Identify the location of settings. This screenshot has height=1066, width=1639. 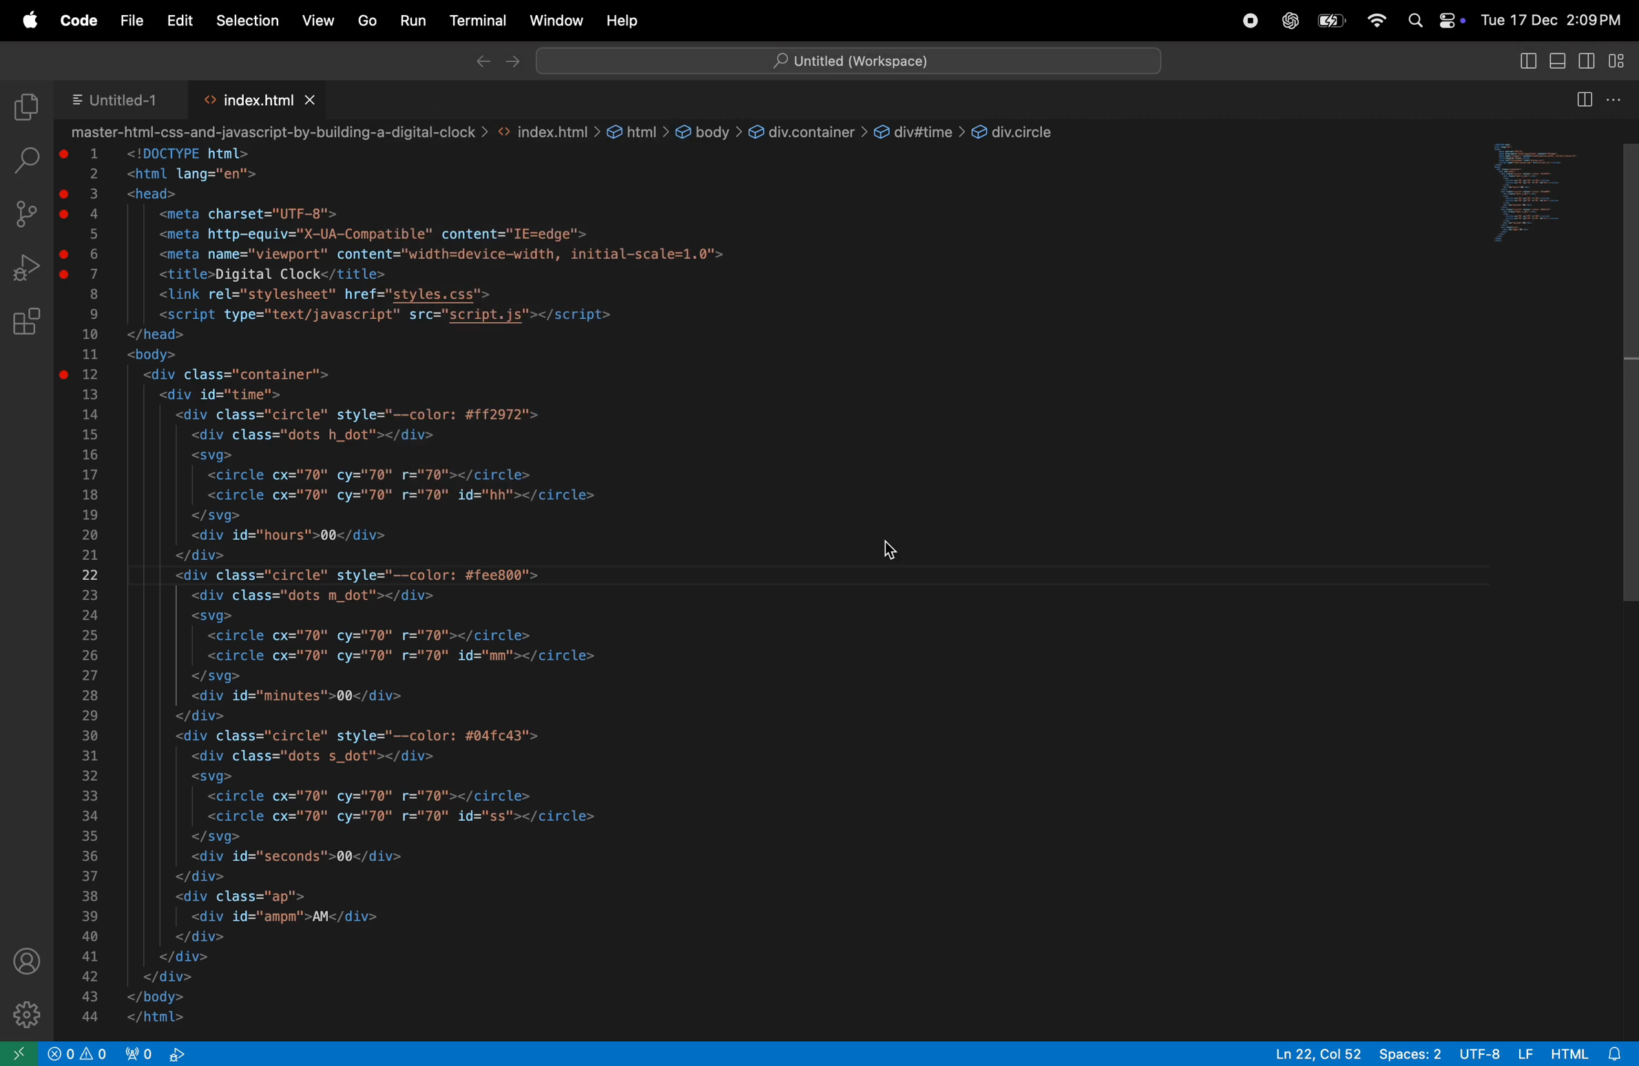
(23, 1008).